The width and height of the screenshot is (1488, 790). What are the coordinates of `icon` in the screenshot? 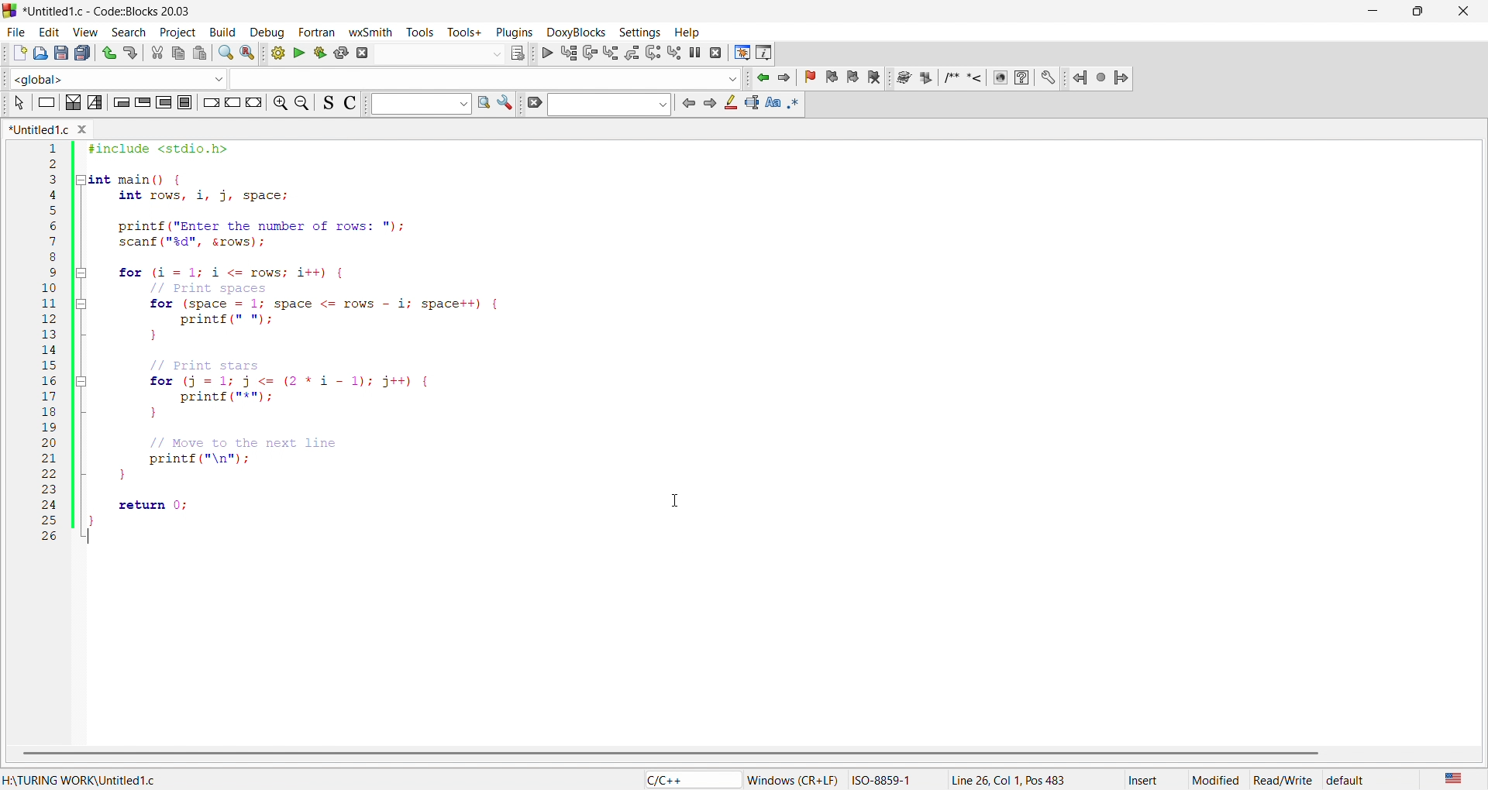 It's located at (19, 104).